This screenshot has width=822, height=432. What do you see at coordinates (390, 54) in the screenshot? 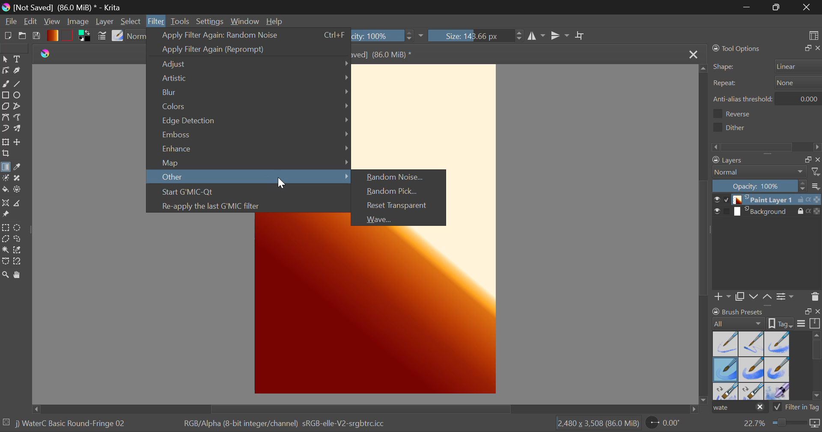
I see `[not saved] (86.0 Mib)*` at bounding box center [390, 54].